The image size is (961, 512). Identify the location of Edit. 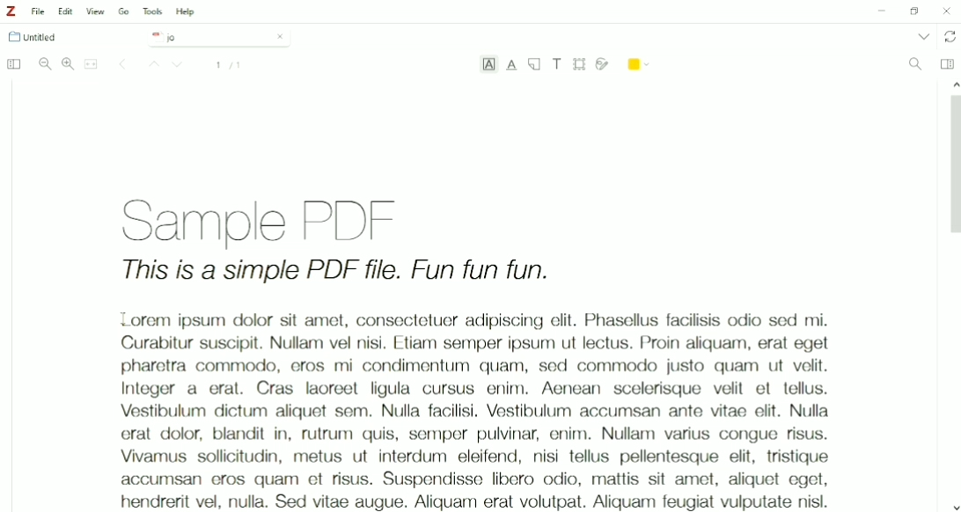
(67, 11).